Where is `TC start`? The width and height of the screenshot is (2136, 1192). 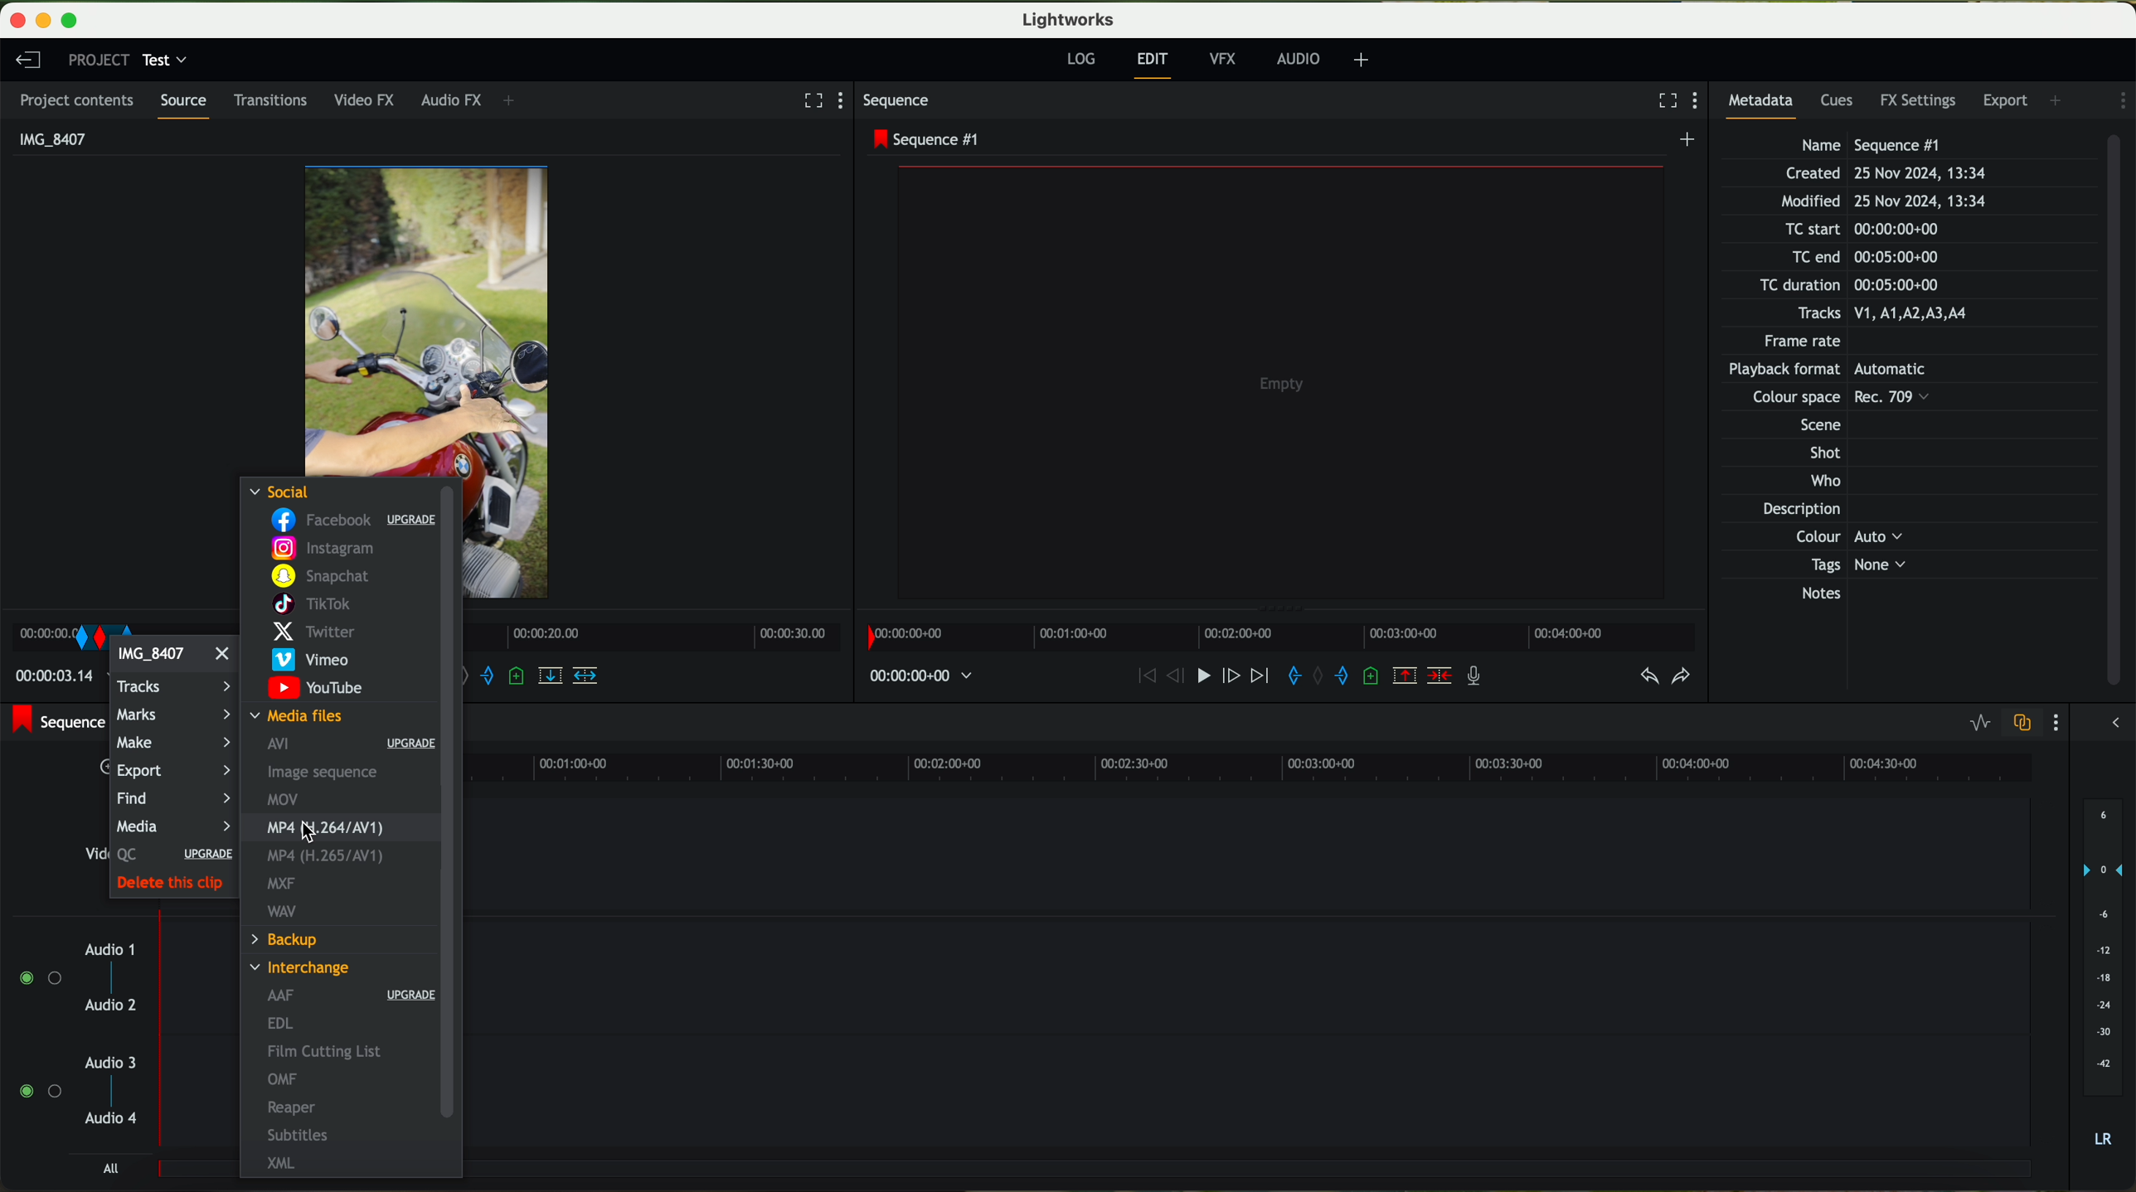 TC start is located at coordinates (1859, 230).